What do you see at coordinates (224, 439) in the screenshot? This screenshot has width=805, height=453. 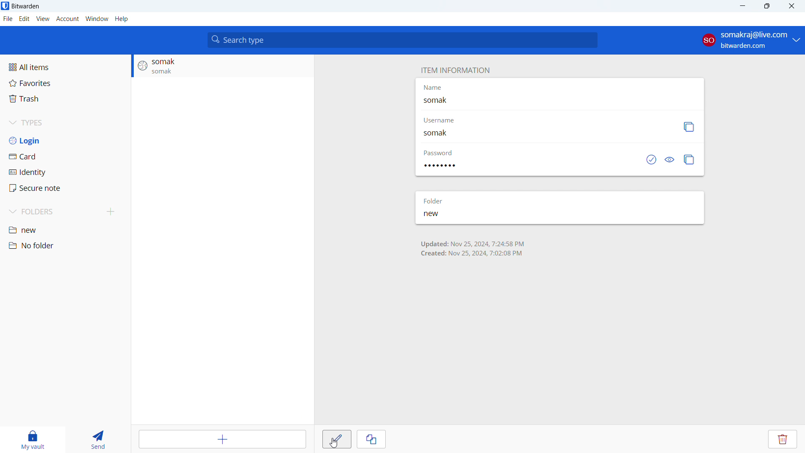 I see `add item` at bounding box center [224, 439].